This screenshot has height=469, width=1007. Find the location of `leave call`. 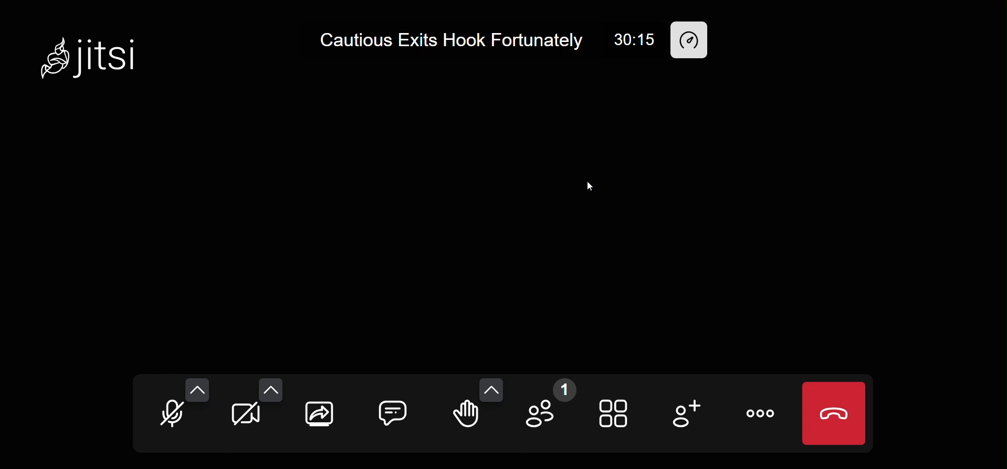

leave call is located at coordinates (832, 411).